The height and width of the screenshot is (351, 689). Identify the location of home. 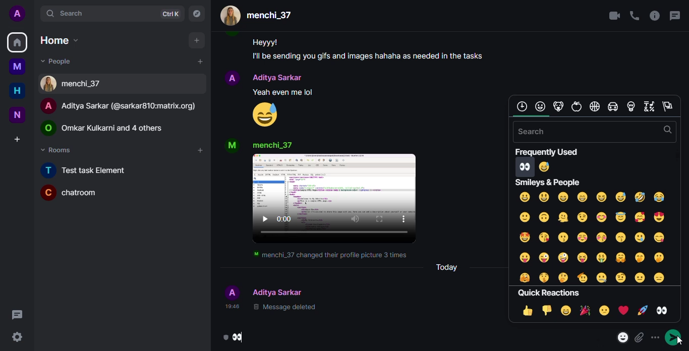
(18, 43).